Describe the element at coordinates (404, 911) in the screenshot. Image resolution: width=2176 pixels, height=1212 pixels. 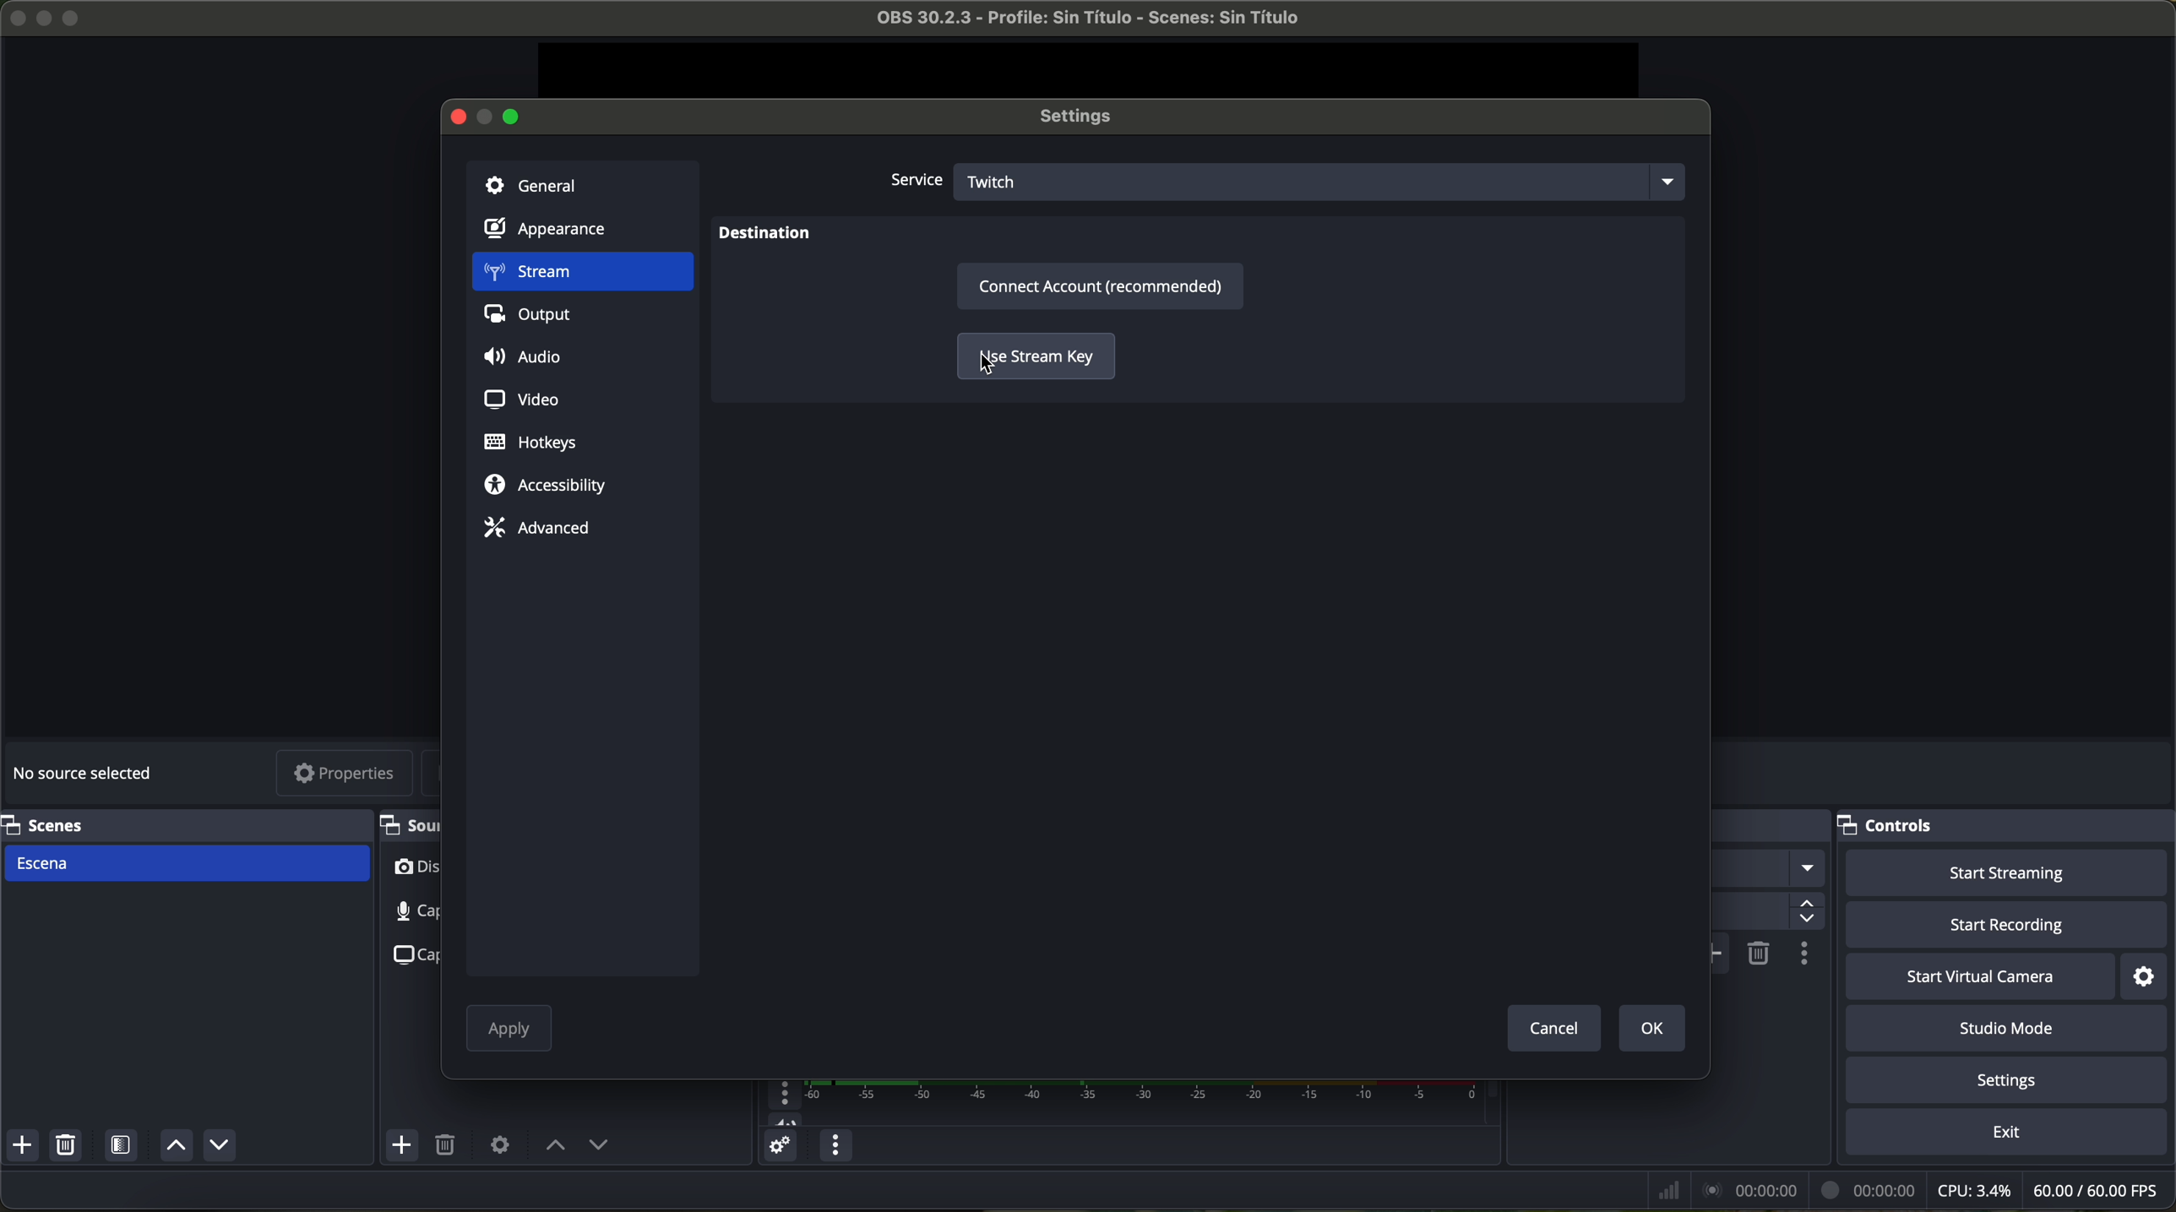
I see `audio input capture` at that location.